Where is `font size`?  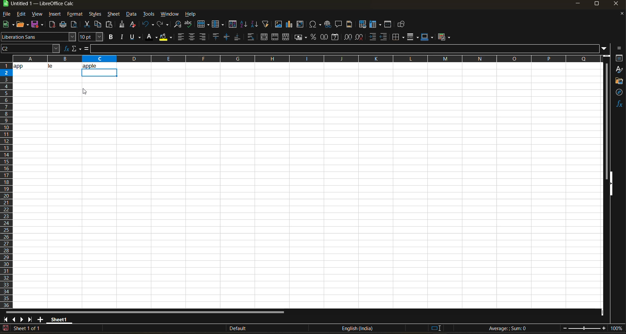 font size is located at coordinates (92, 37).